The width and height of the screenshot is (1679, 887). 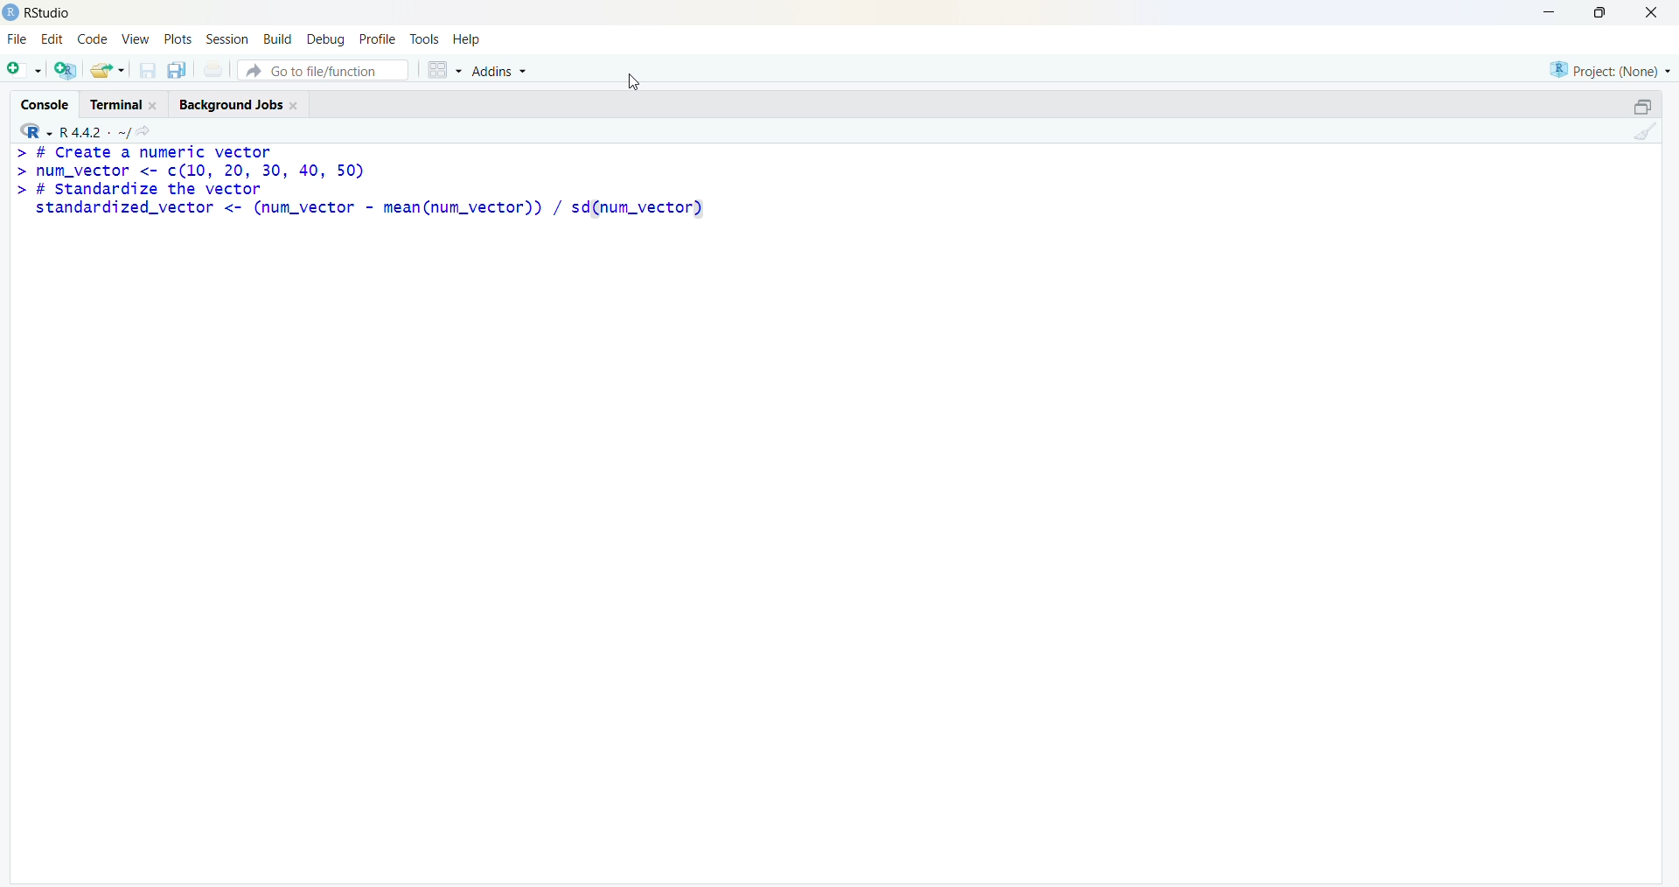 I want to click on file, so click(x=17, y=38).